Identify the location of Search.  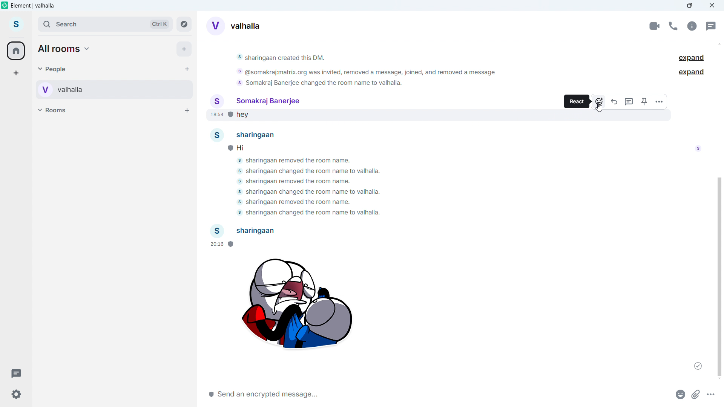
(105, 24).